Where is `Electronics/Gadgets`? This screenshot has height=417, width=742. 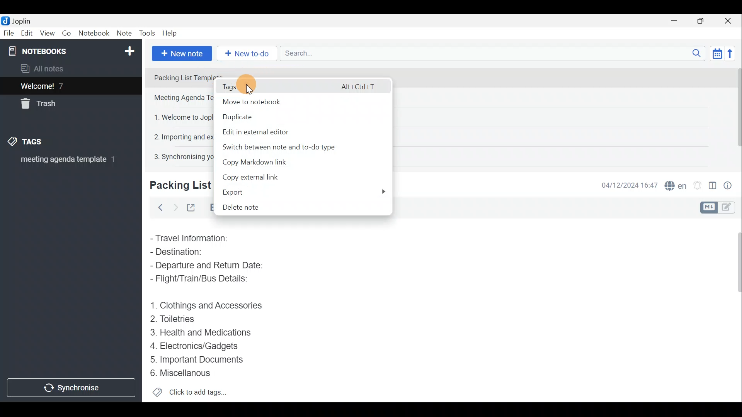
Electronics/Gadgets is located at coordinates (197, 346).